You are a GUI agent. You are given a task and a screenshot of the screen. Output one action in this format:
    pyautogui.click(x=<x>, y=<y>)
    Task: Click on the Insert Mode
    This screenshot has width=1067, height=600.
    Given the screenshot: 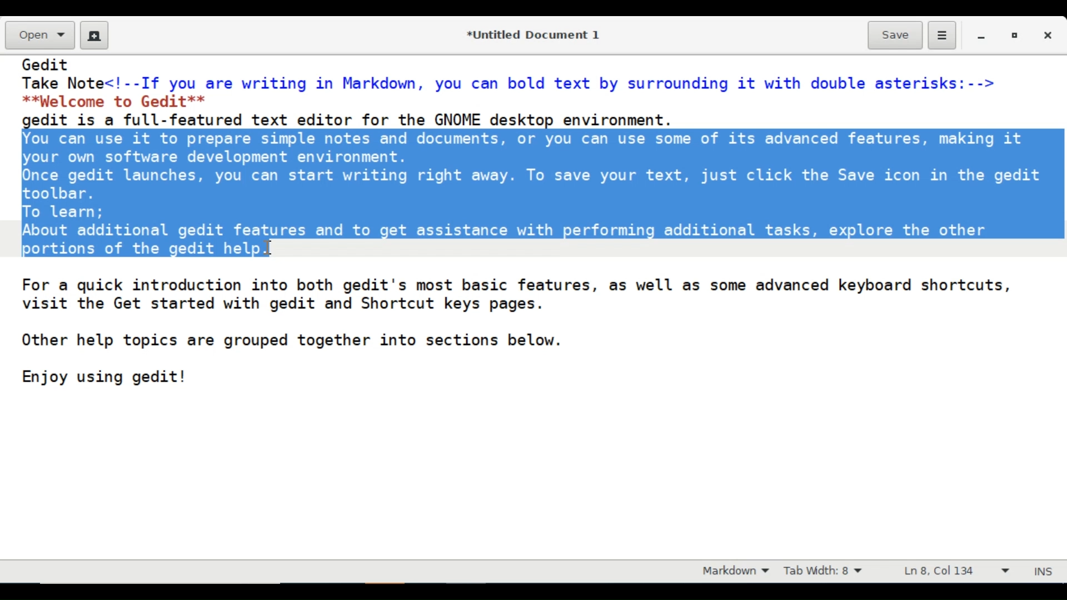 What is the action you would take?
    pyautogui.click(x=1045, y=569)
    